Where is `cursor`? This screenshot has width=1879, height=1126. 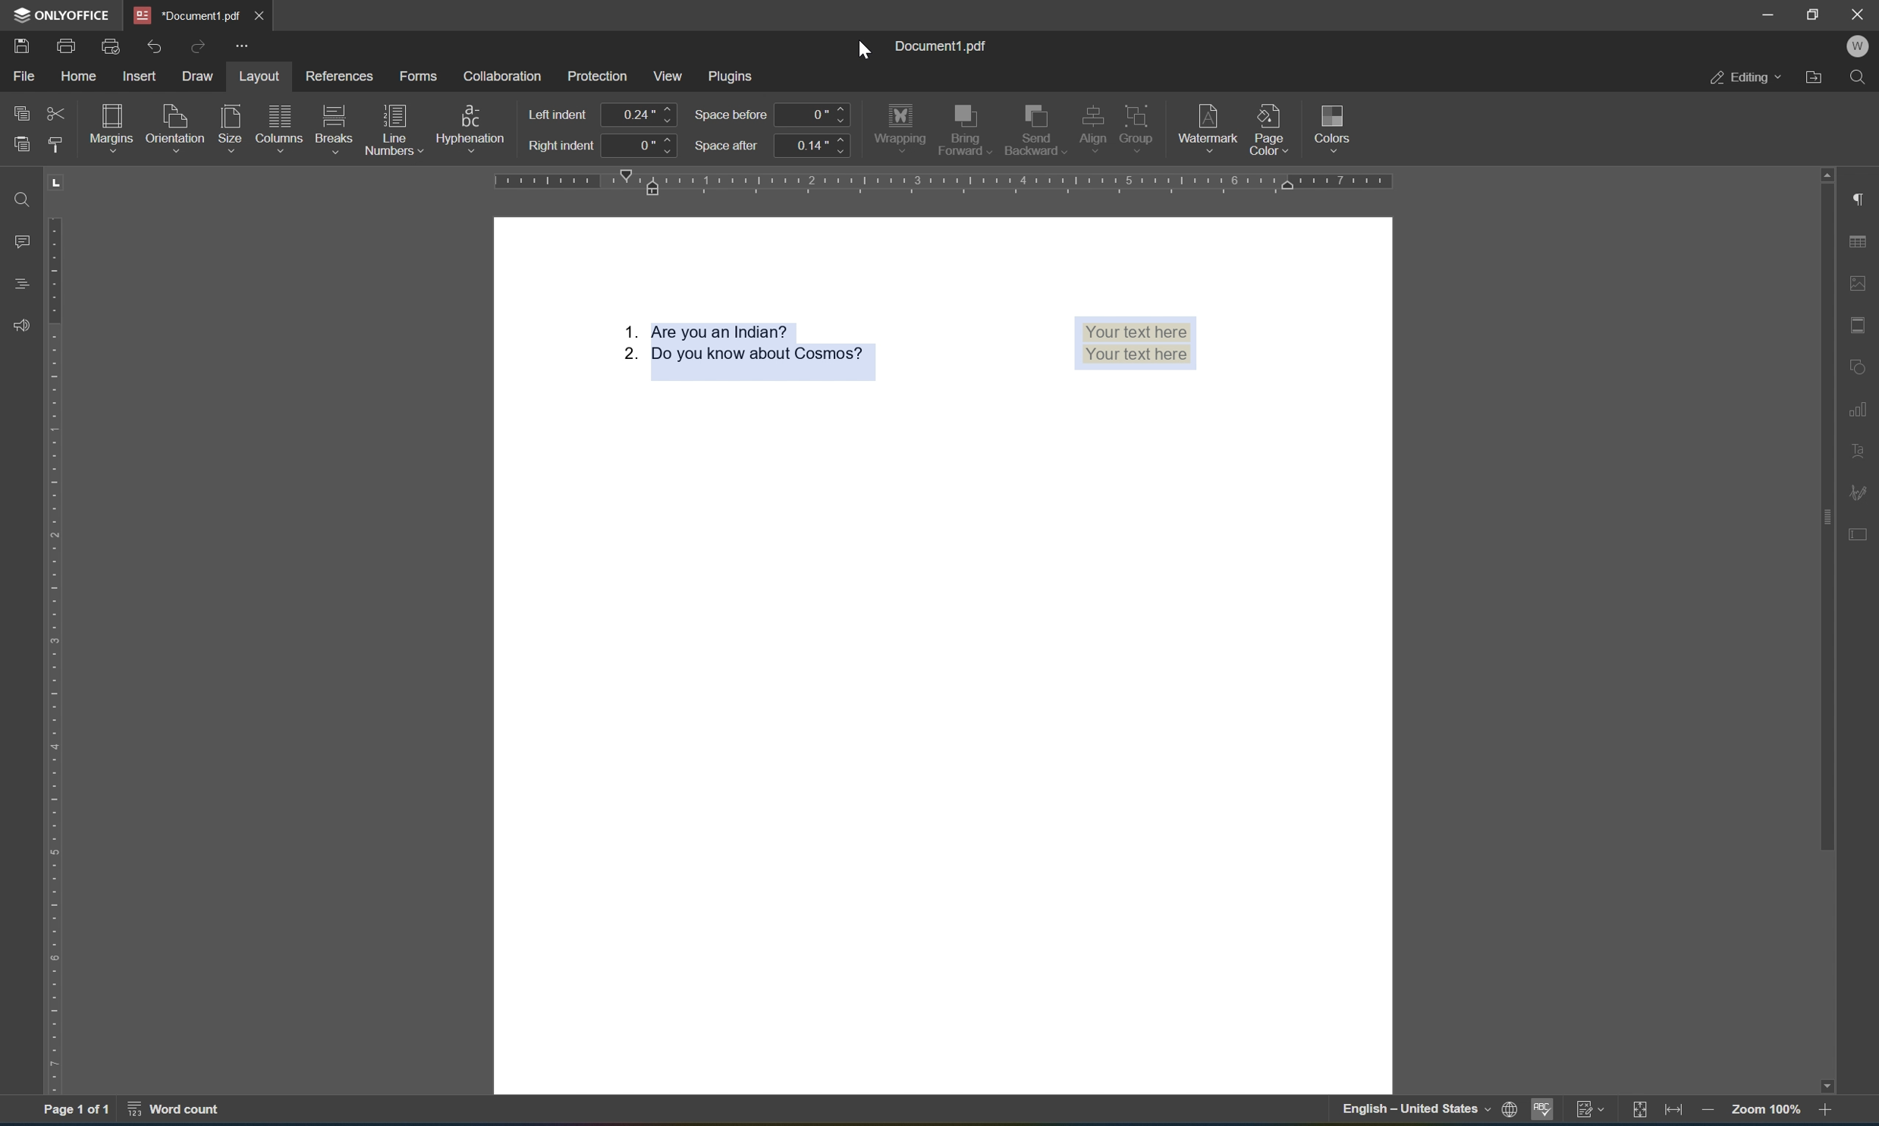
cursor is located at coordinates (867, 53).